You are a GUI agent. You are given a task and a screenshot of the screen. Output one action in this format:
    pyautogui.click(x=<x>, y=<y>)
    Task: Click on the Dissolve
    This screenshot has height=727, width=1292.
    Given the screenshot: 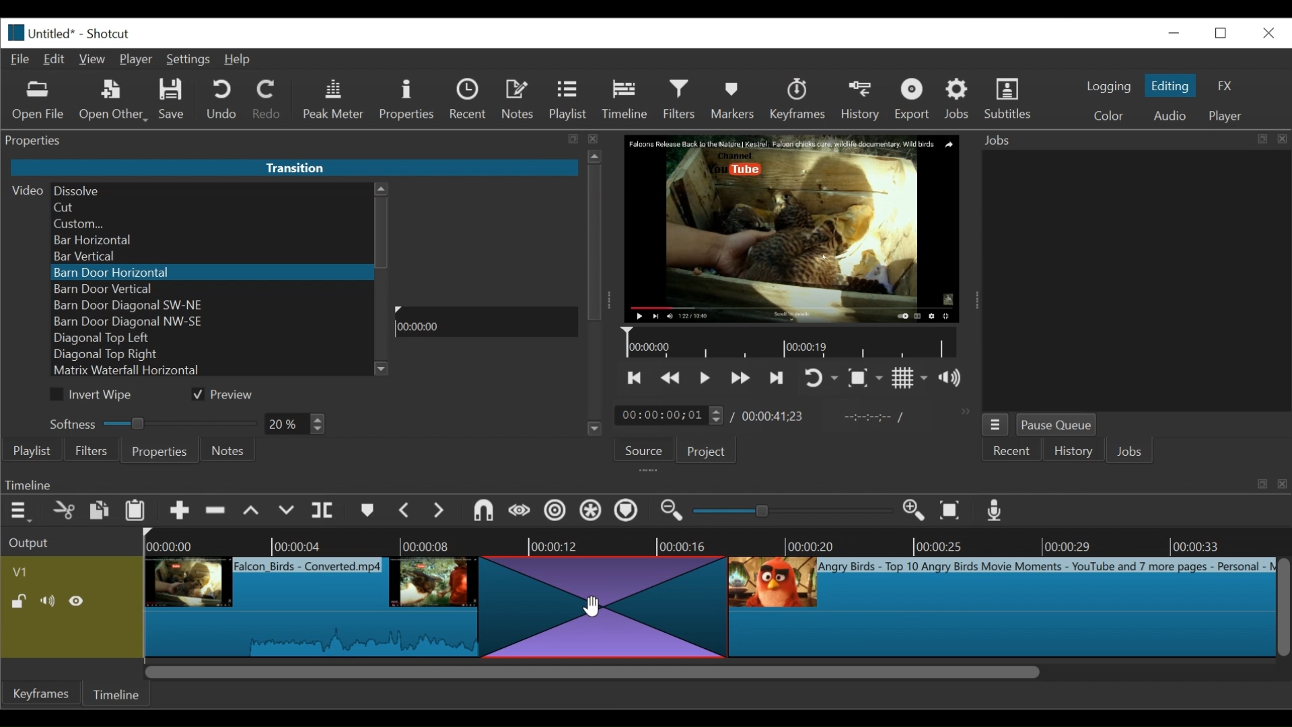 What is the action you would take?
    pyautogui.click(x=211, y=190)
    